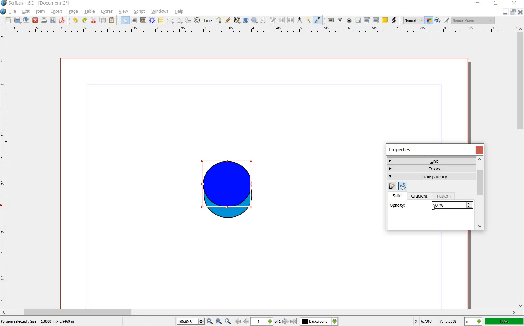 Image resolution: width=524 pixels, height=326 pixels. What do you see at coordinates (188, 21) in the screenshot?
I see `arc` at bounding box center [188, 21].